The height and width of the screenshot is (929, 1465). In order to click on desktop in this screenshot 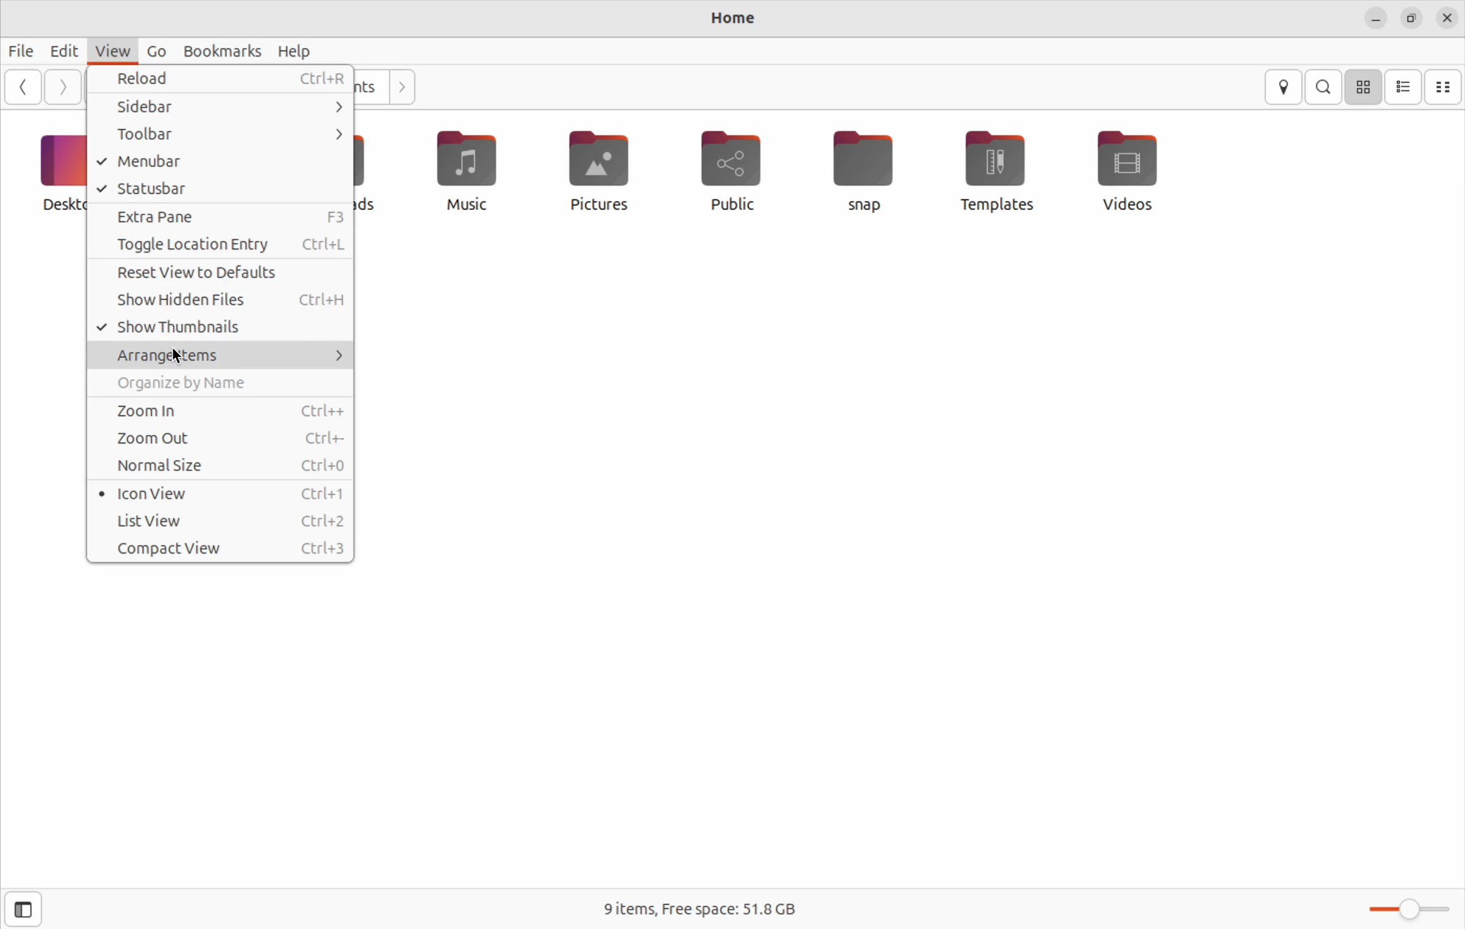, I will do `click(60, 170)`.